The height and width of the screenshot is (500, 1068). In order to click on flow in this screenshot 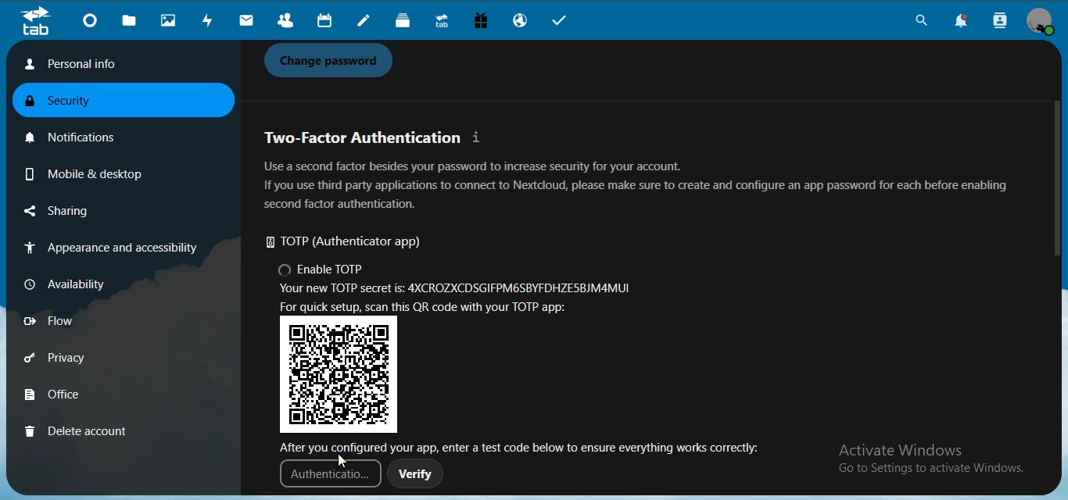, I will do `click(73, 321)`.